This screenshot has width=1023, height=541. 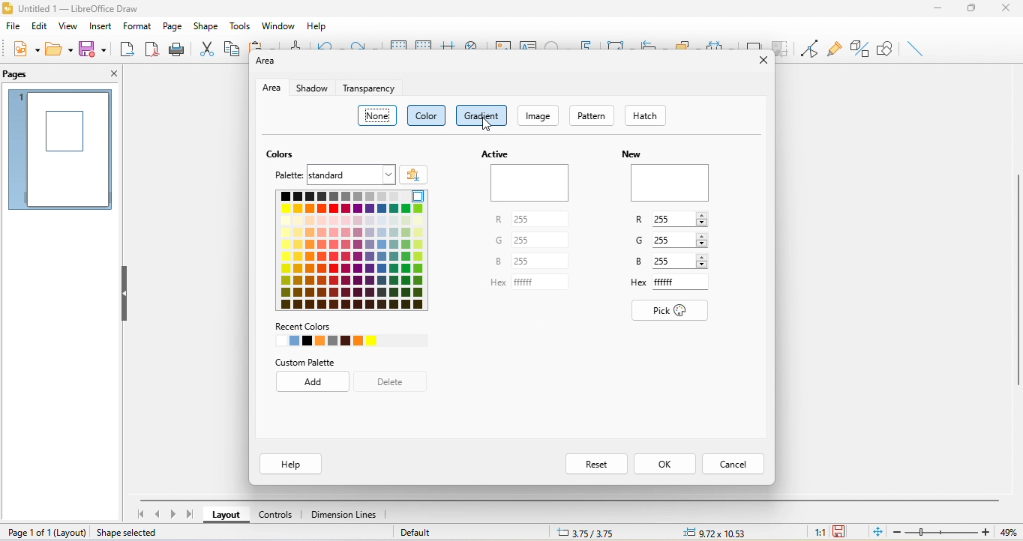 I want to click on ffffff, so click(x=685, y=282).